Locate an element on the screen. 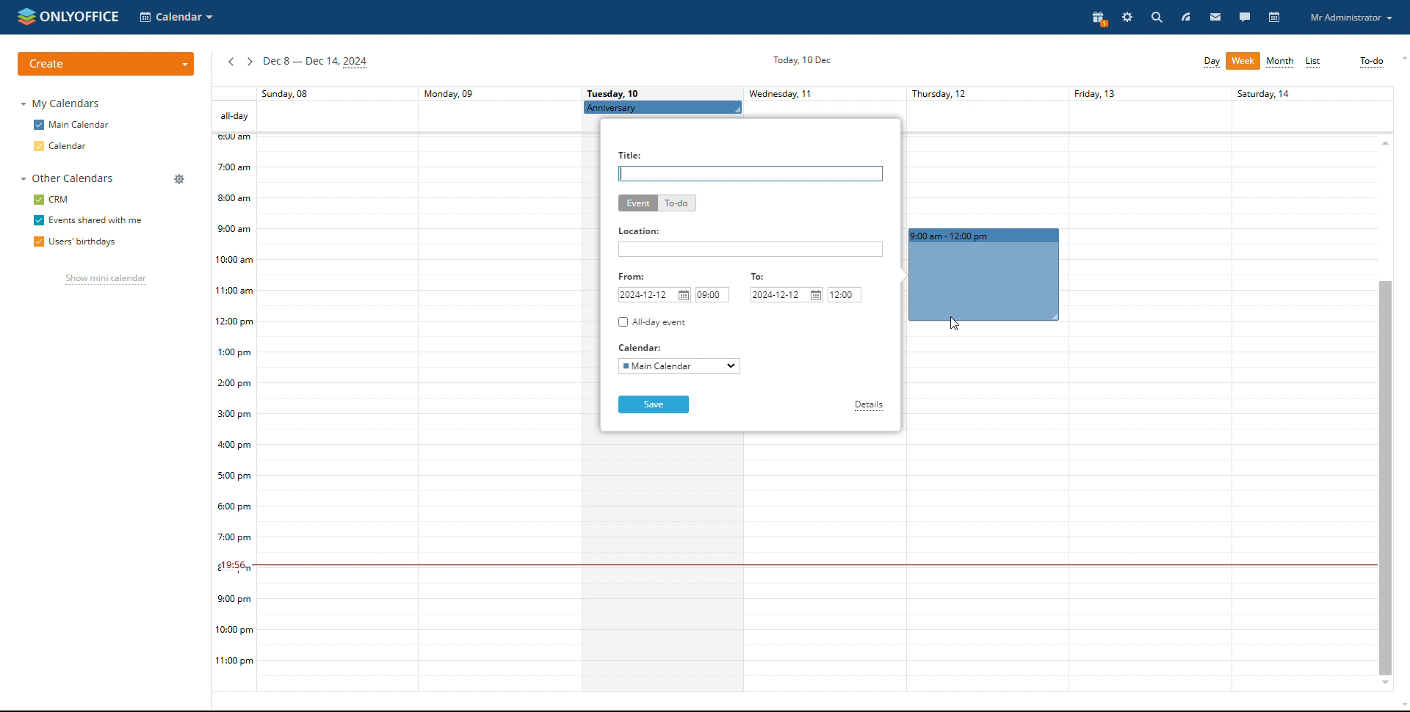 This screenshot has width=1410, height=712. Wednesday, 11 is located at coordinates (792, 93).